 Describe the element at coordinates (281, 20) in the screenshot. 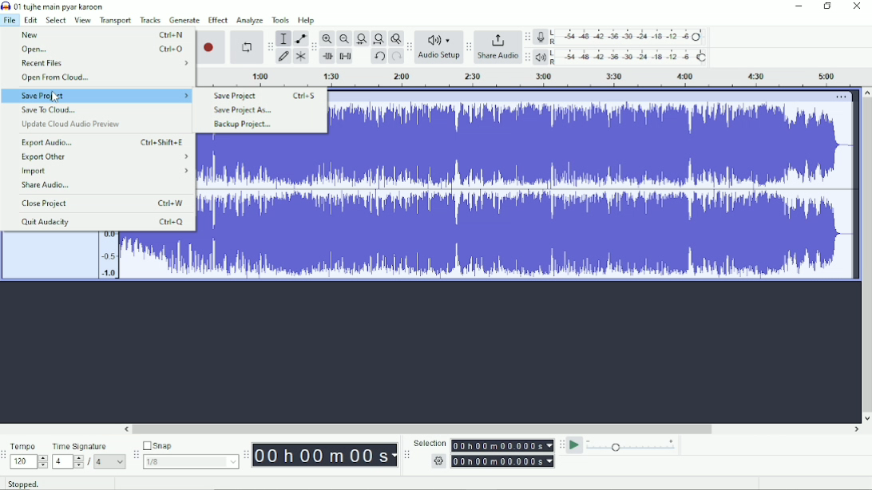

I see `Tools` at that location.